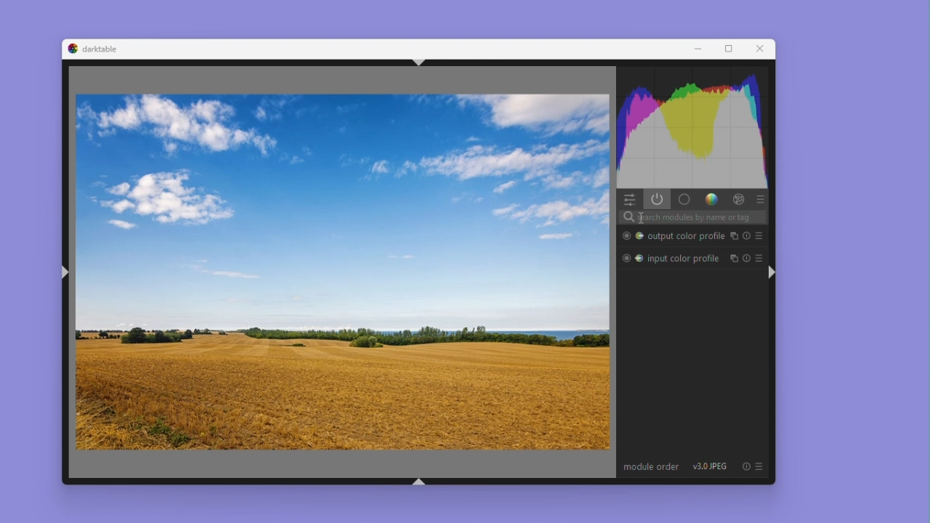  What do you see at coordinates (760, 467) in the screenshot?
I see `preset` at bounding box center [760, 467].